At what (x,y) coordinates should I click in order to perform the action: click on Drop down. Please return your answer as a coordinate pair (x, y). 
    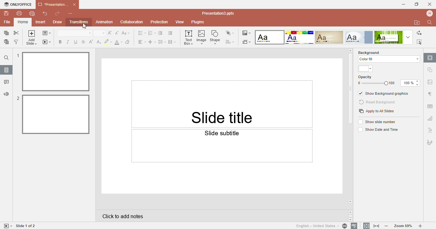
    Looking at the image, I should click on (408, 37).